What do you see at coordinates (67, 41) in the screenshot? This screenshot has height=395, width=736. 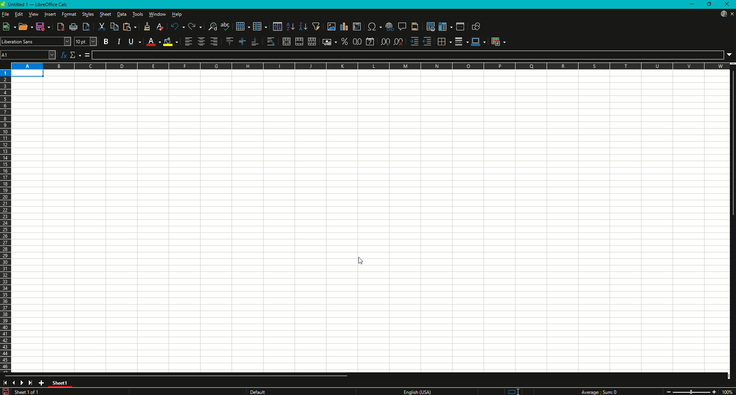 I see `Font Name` at bounding box center [67, 41].